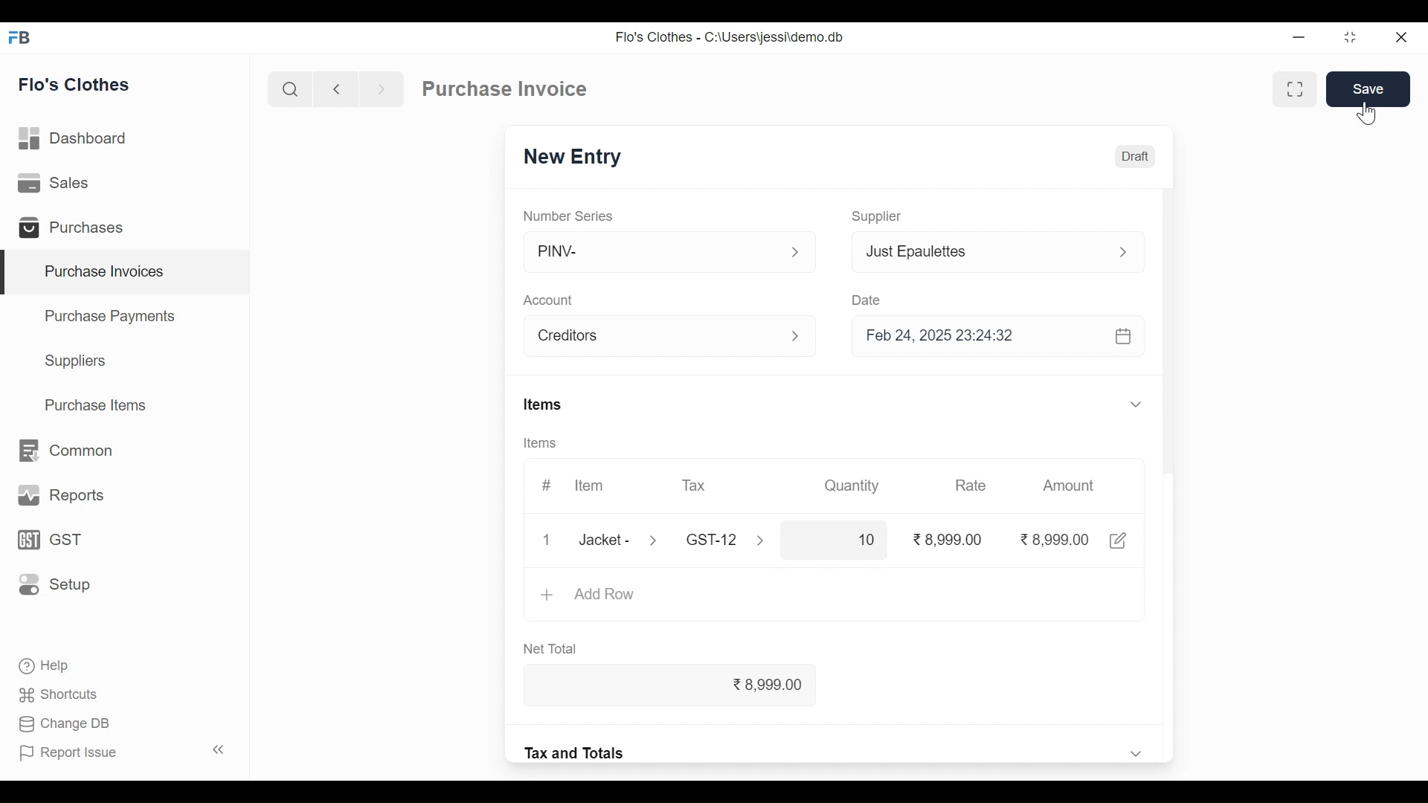 The height and width of the screenshot is (803, 1428). What do you see at coordinates (49, 666) in the screenshot?
I see `Help` at bounding box center [49, 666].